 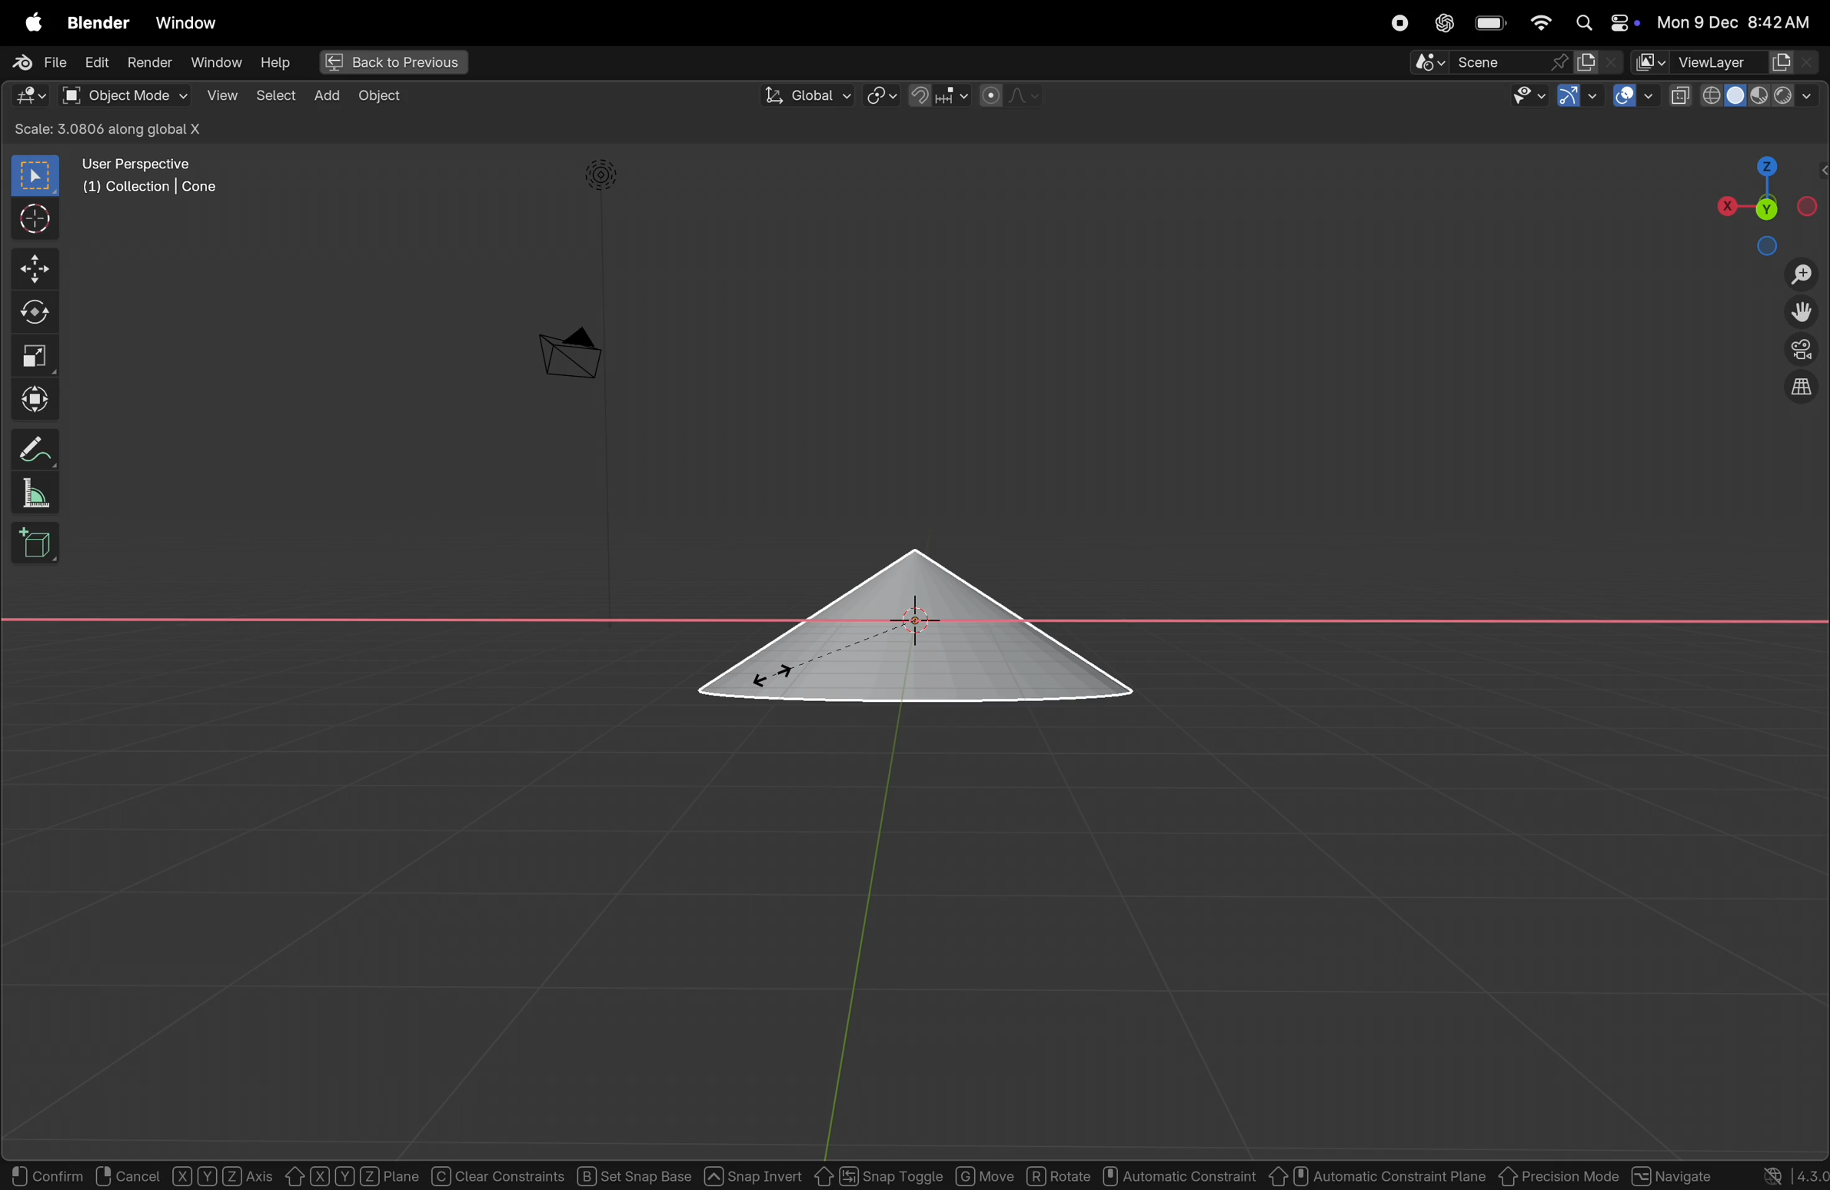 What do you see at coordinates (569, 354) in the screenshot?
I see `camera perspetive` at bounding box center [569, 354].